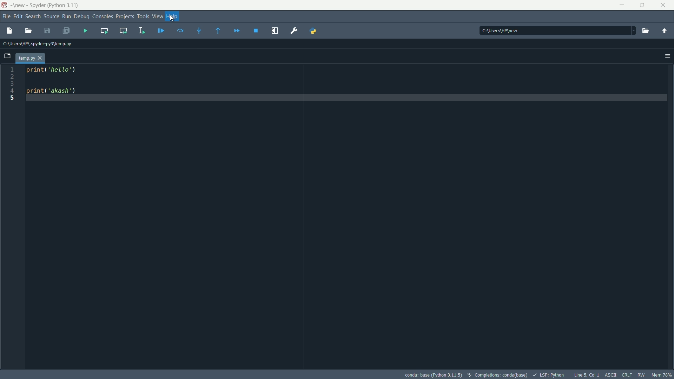 This screenshot has height=379, width=674. What do you see at coordinates (126, 16) in the screenshot?
I see `projects menu` at bounding box center [126, 16].